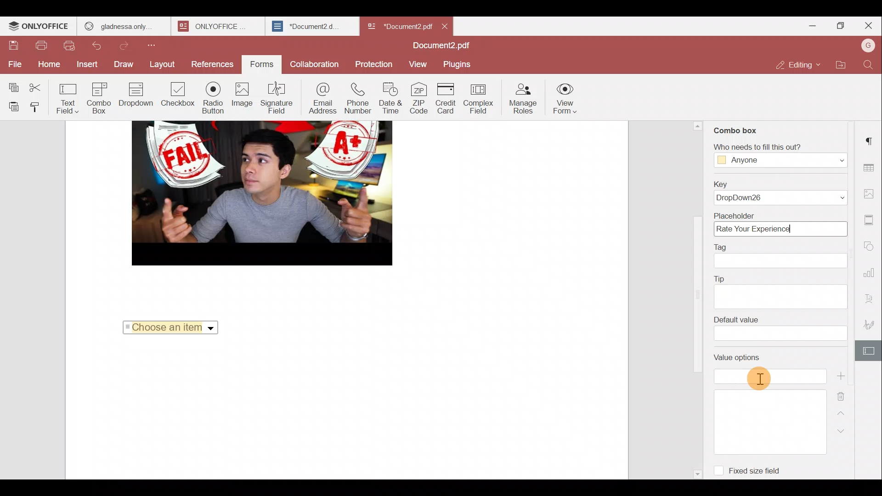 The width and height of the screenshot is (882, 496). I want to click on Find, so click(868, 67).